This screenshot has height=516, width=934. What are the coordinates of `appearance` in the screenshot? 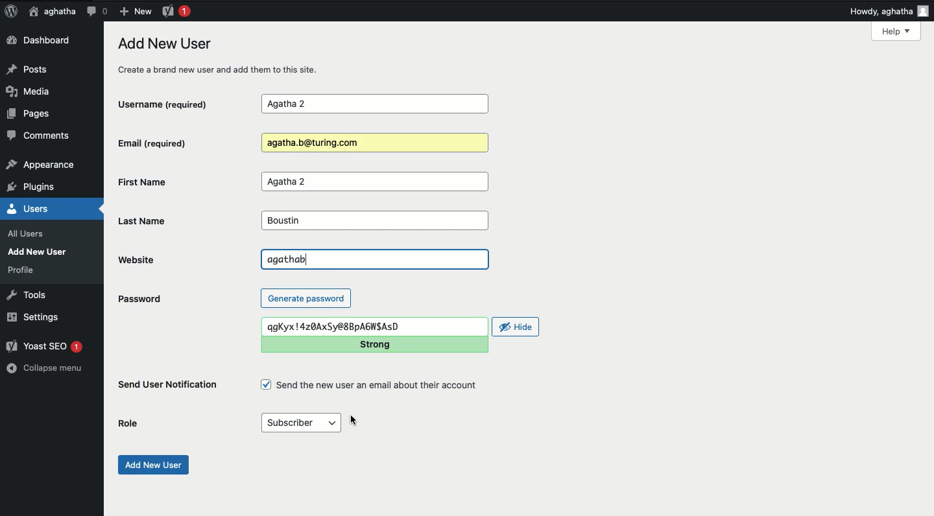 It's located at (41, 166).